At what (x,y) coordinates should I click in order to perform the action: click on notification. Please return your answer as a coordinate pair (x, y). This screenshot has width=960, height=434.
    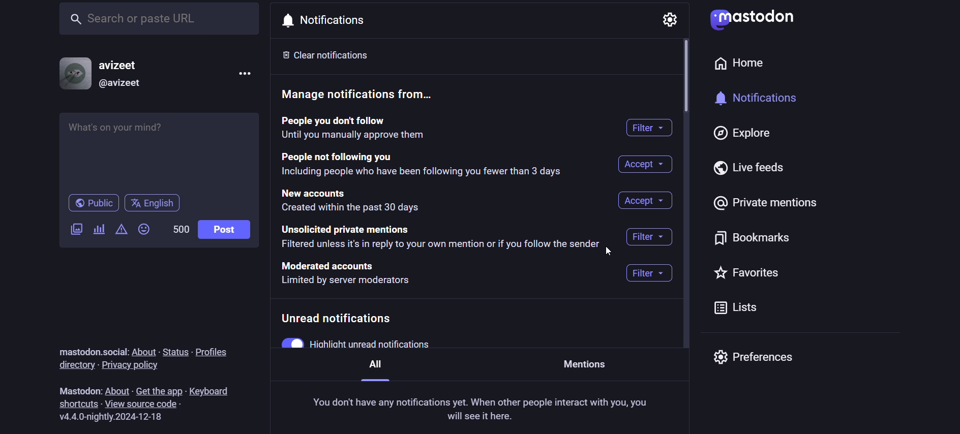
    Looking at the image, I should click on (763, 101).